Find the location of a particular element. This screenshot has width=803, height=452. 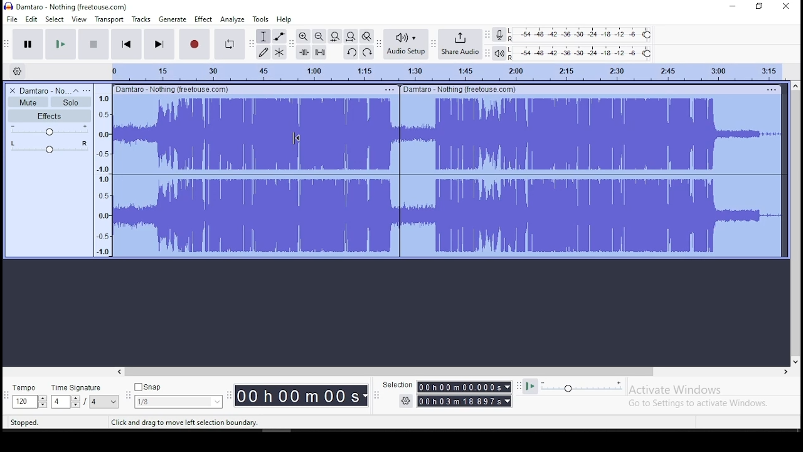

selection tool is located at coordinates (263, 36).